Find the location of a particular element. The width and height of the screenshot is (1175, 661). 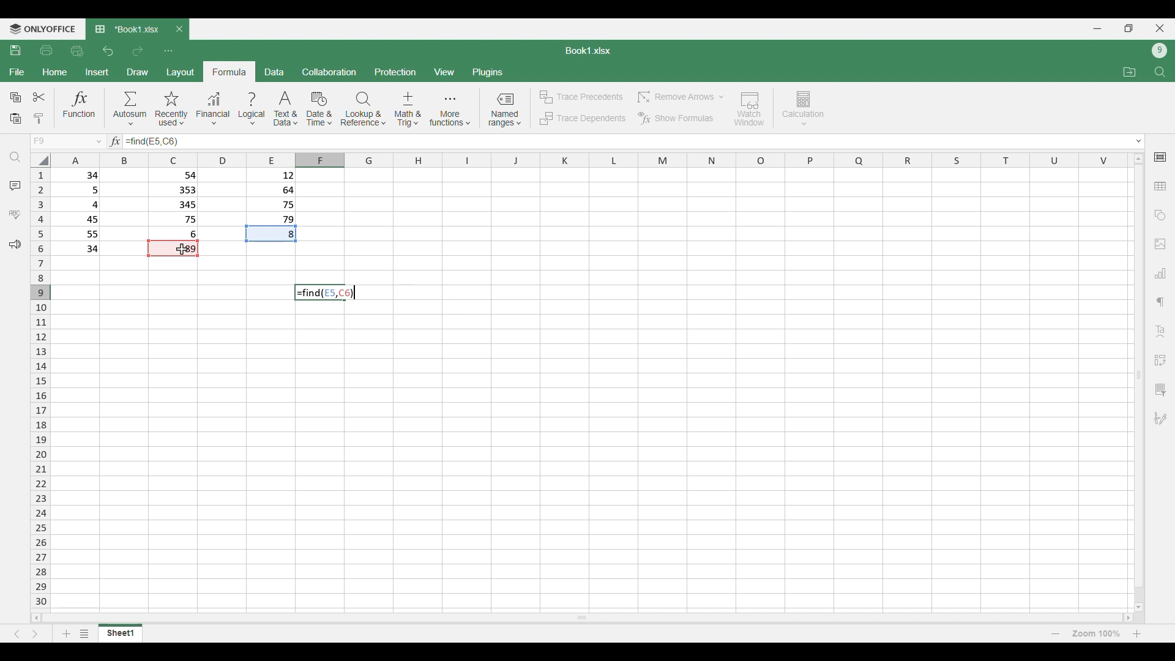

Previous is located at coordinates (17, 634).